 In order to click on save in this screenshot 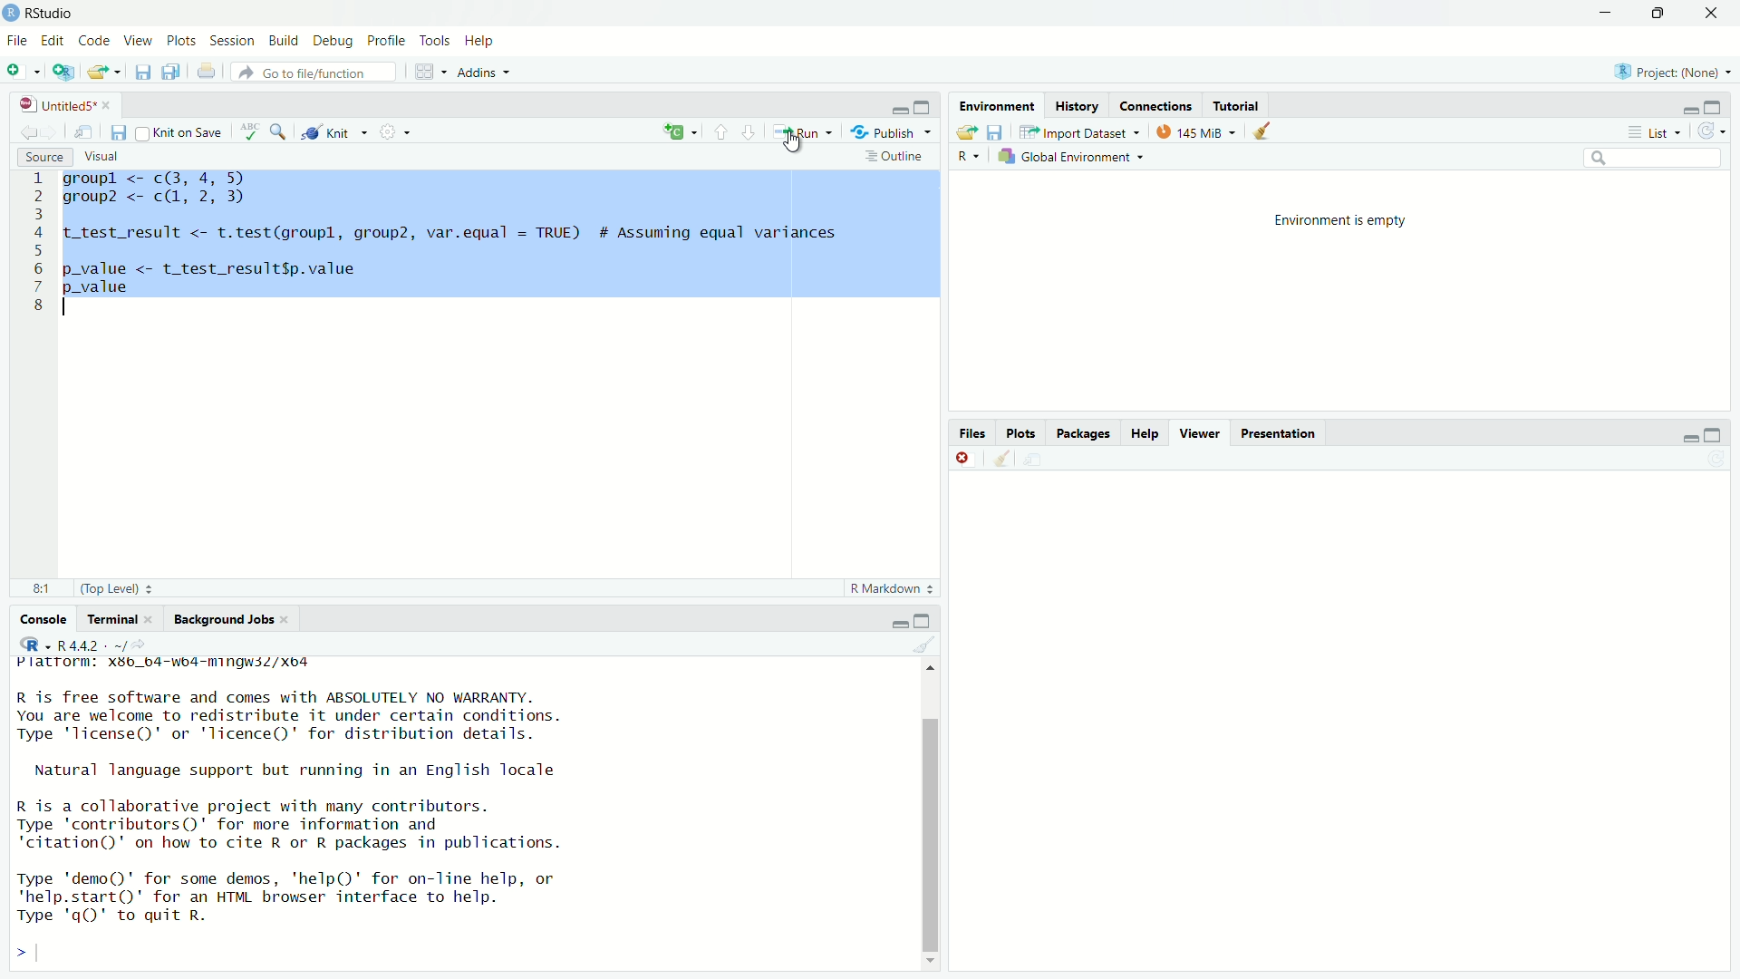, I will do `click(121, 132)`.